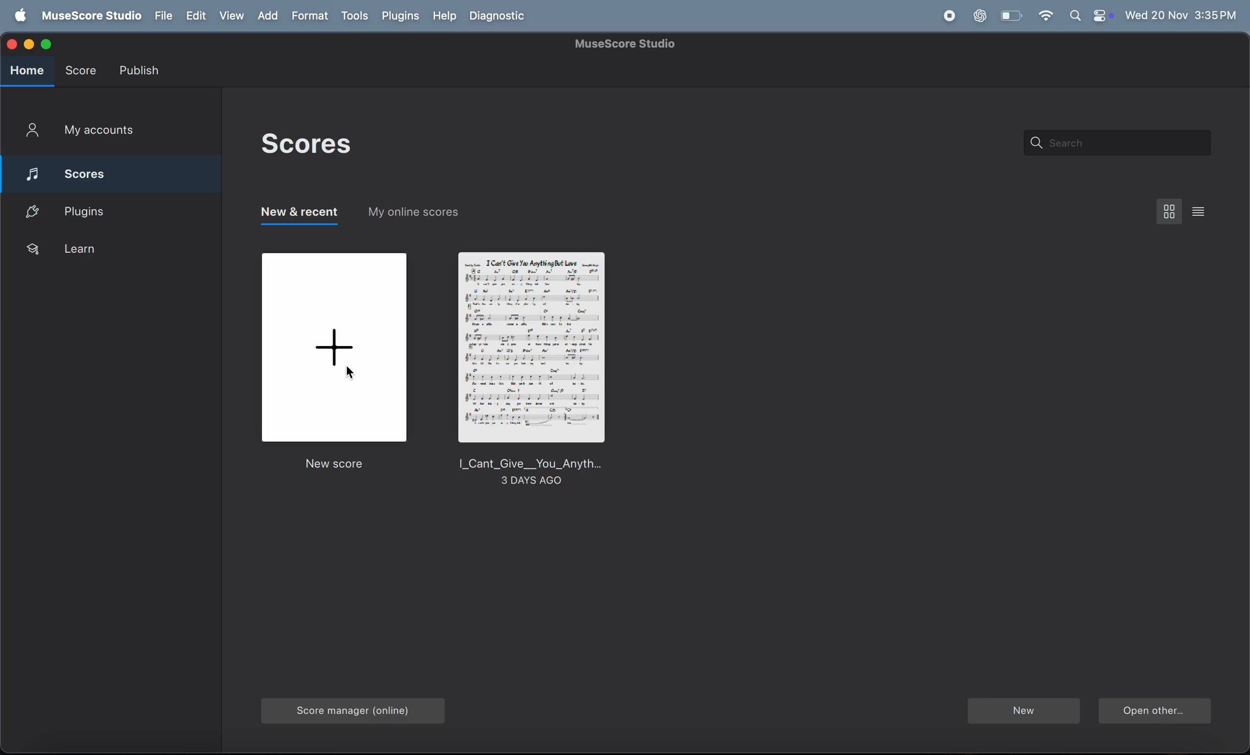  What do you see at coordinates (949, 16) in the screenshot?
I see `record` at bounding box center [949, 16].